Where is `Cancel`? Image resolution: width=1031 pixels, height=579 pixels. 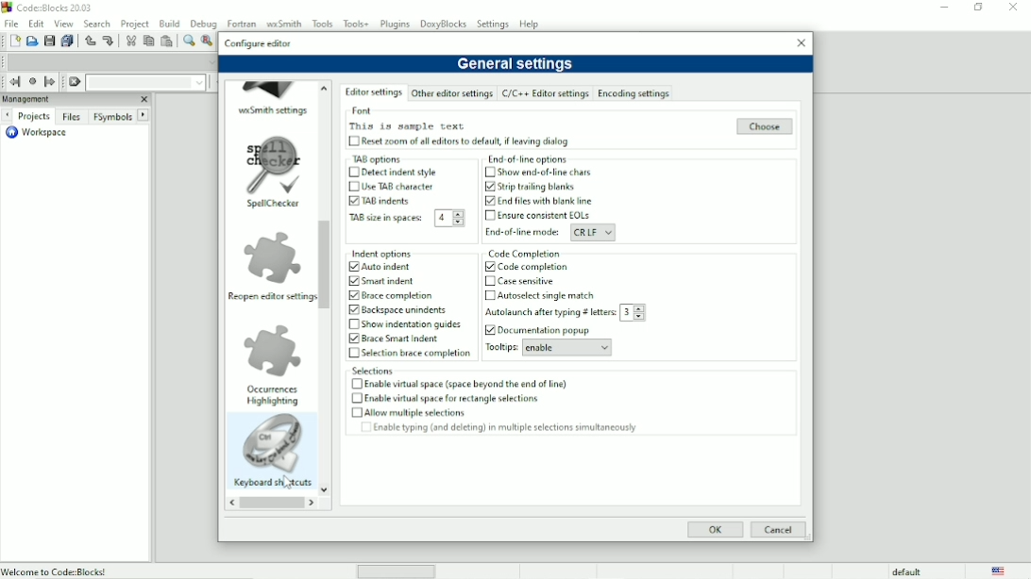
Cancel is located at coordinates (778, 530).